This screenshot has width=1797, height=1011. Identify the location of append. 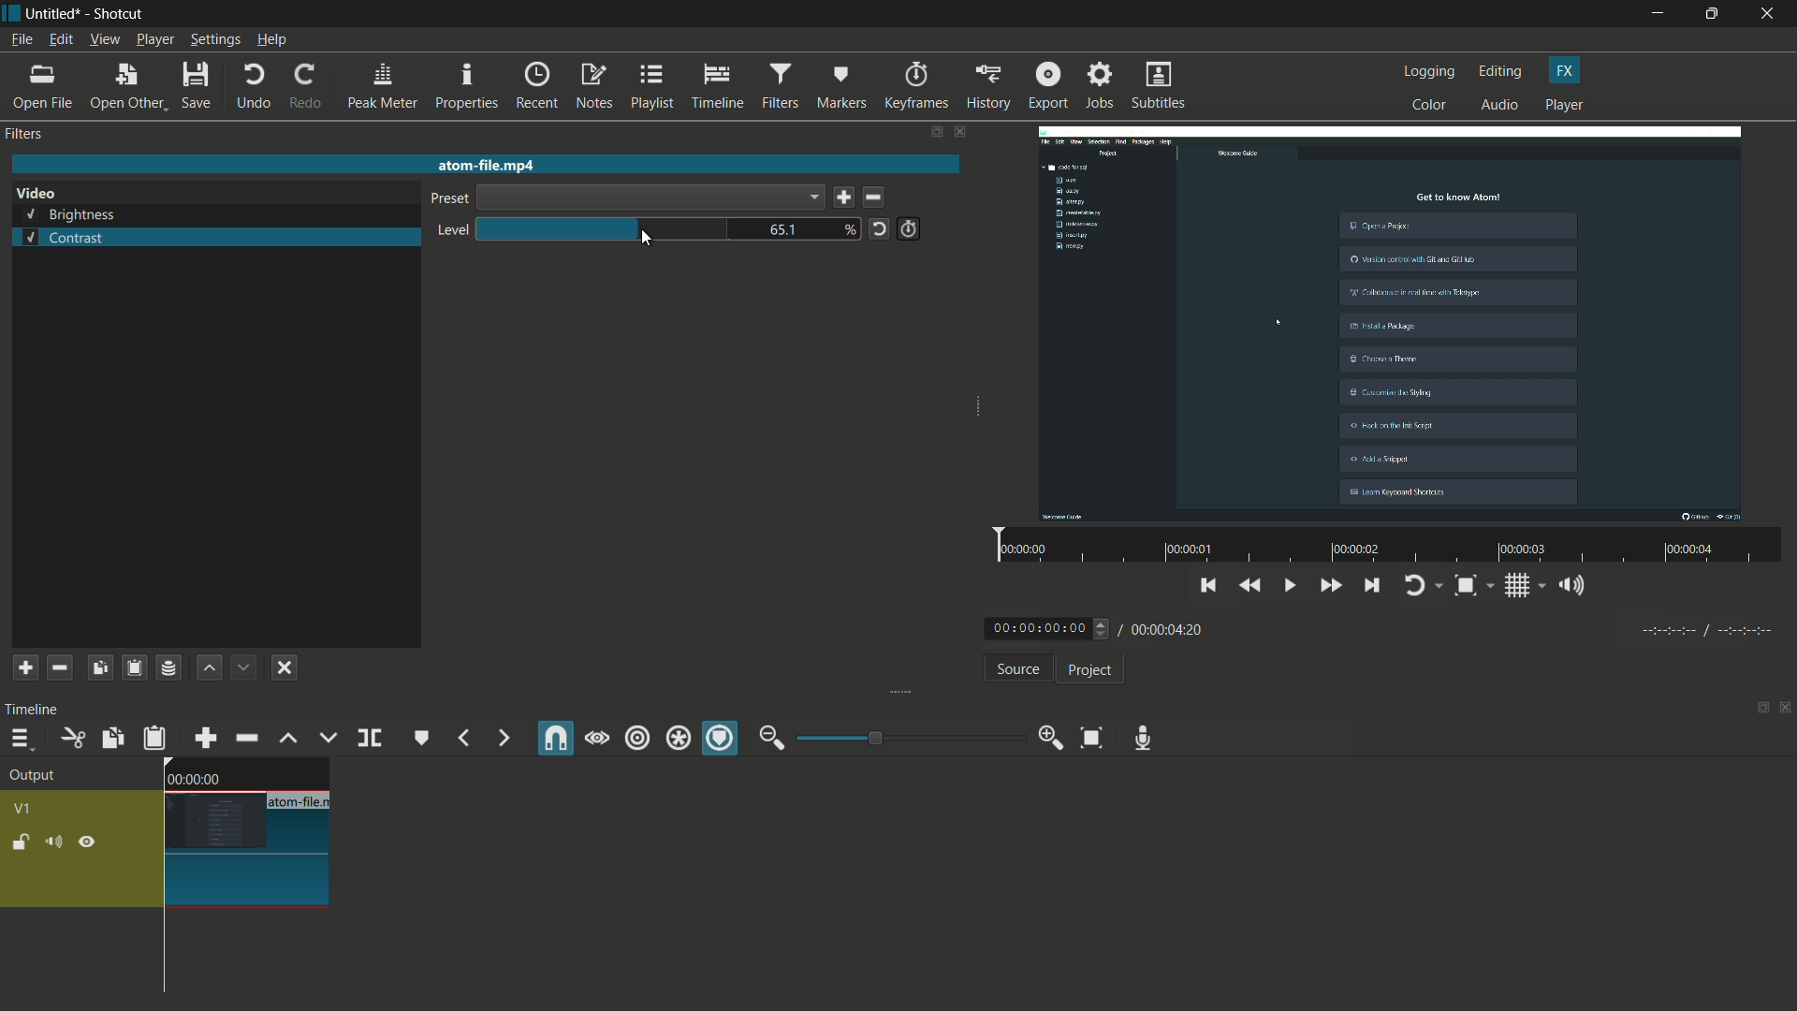
(203, 738).